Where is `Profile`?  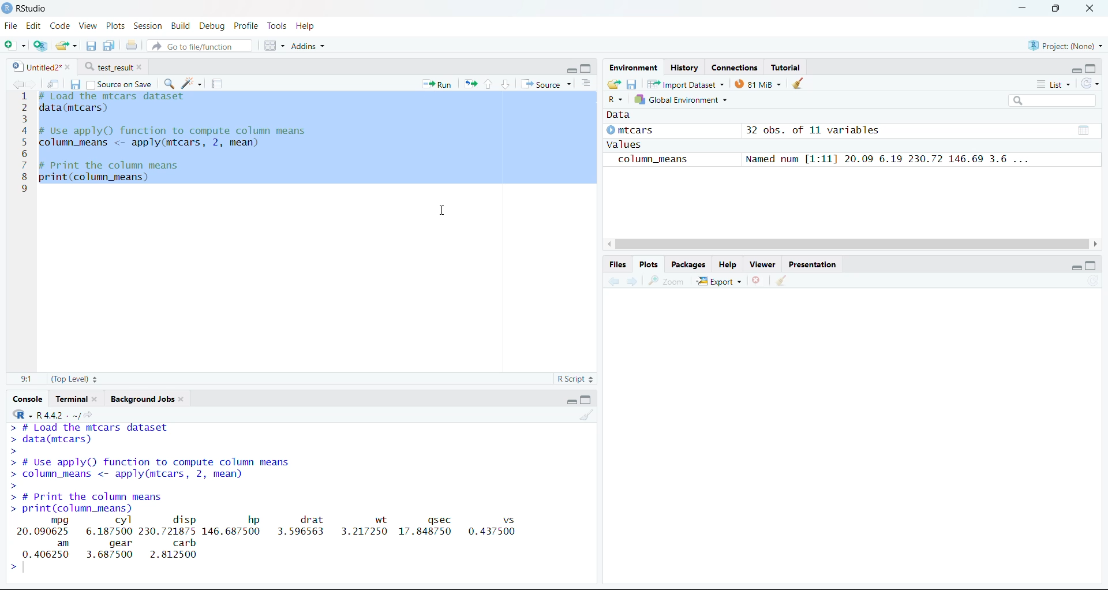 Profile is located at coordinates (248, 25).